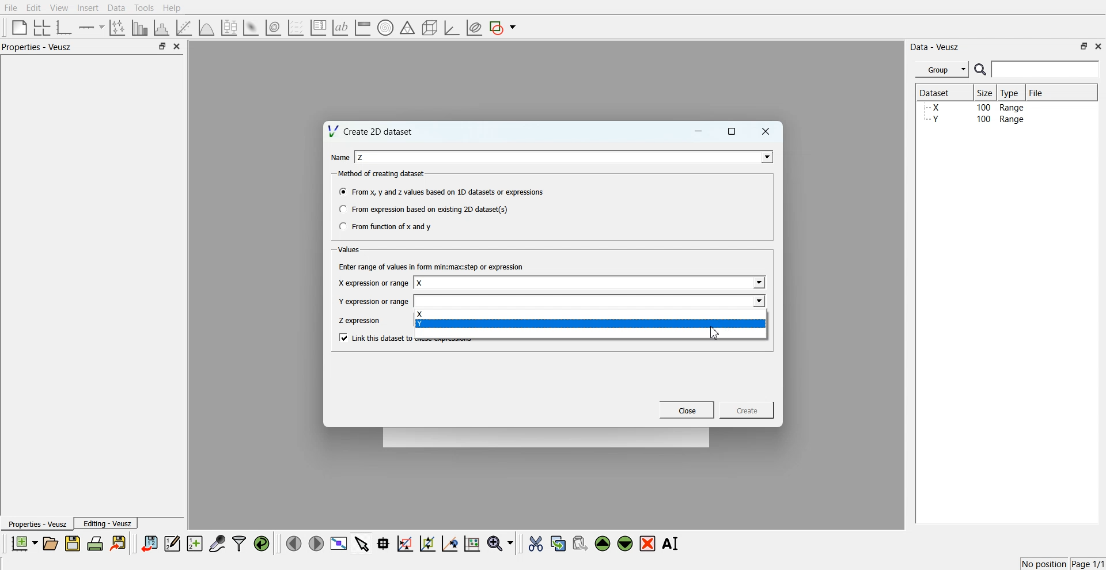 Image resolution: width=1106 pixels, height=570 pixels. I want to click on Zoom function menu, so click(502, 543).